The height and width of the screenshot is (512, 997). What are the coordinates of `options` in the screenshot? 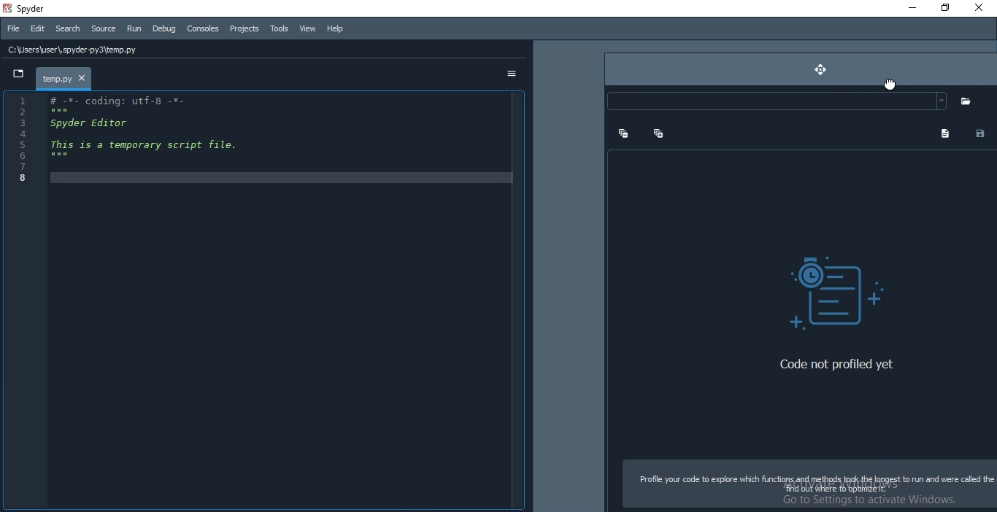 It's located at (509, 75).